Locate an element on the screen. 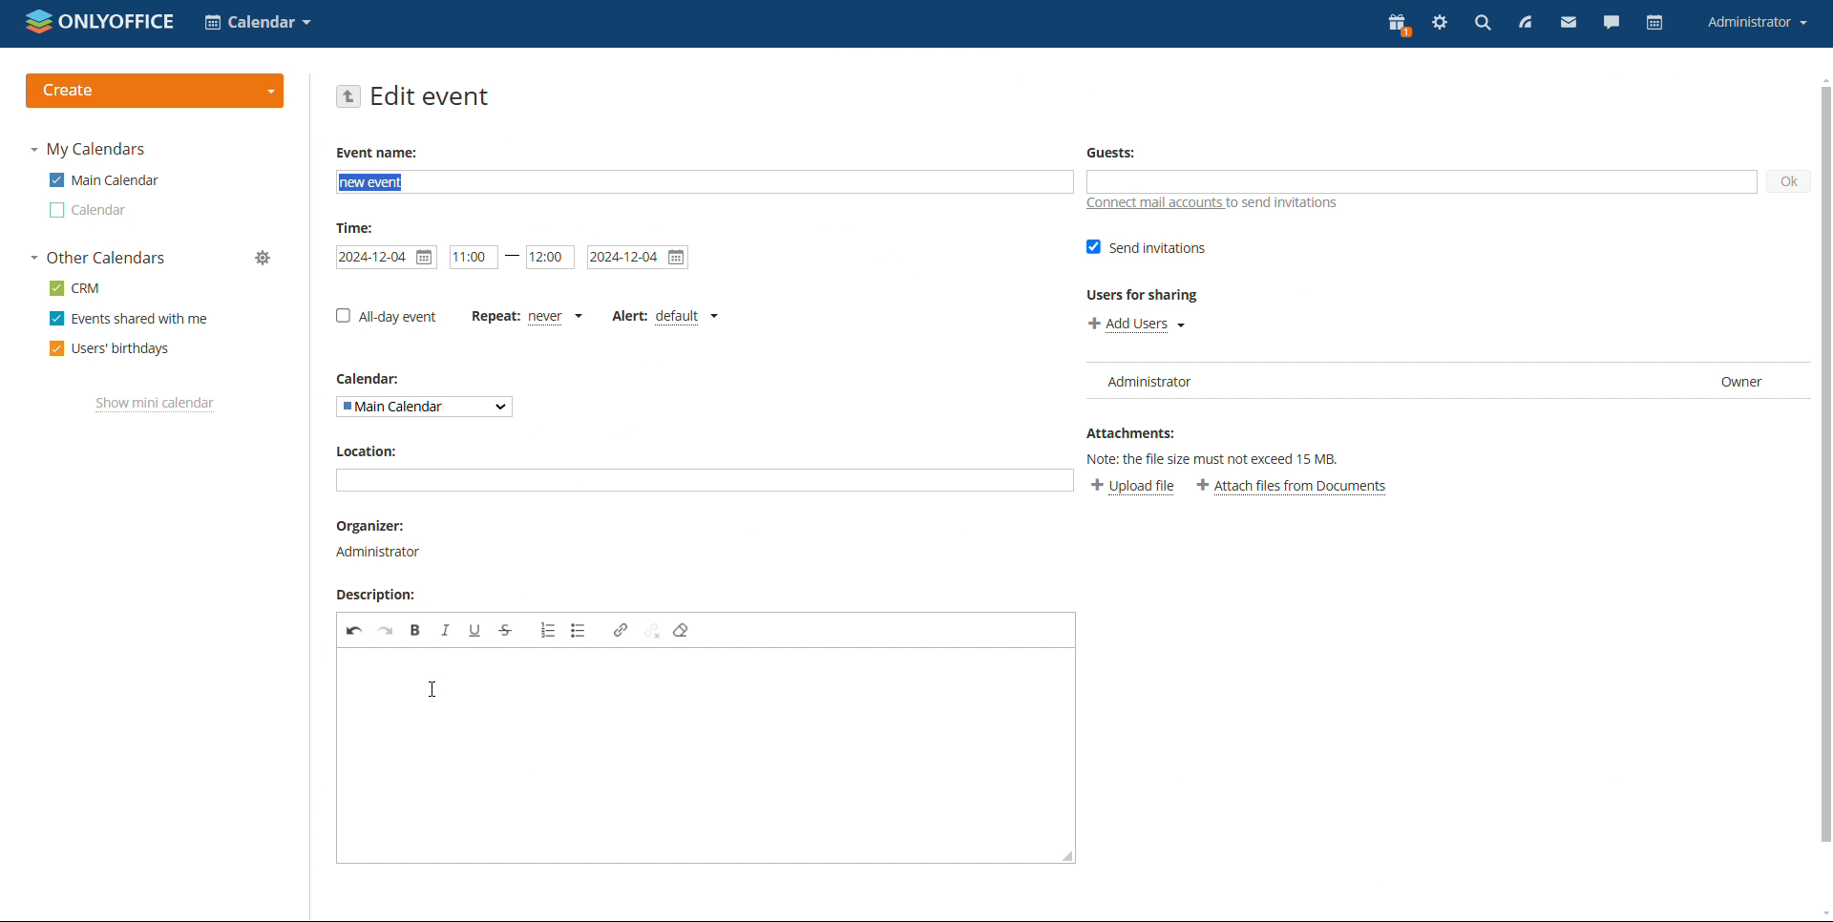   is located at coordinates (683, 631).